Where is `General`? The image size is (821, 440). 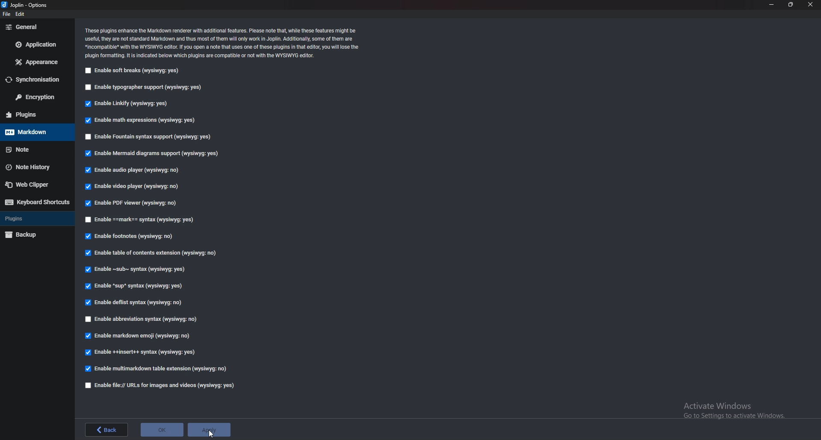
General is located at coordinates (36, 26).